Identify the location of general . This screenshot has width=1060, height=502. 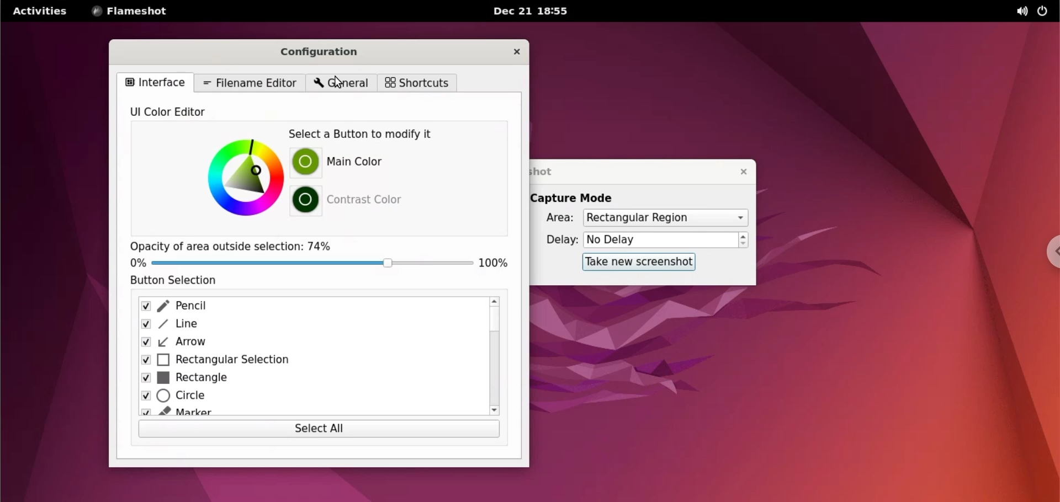
(339, 83).